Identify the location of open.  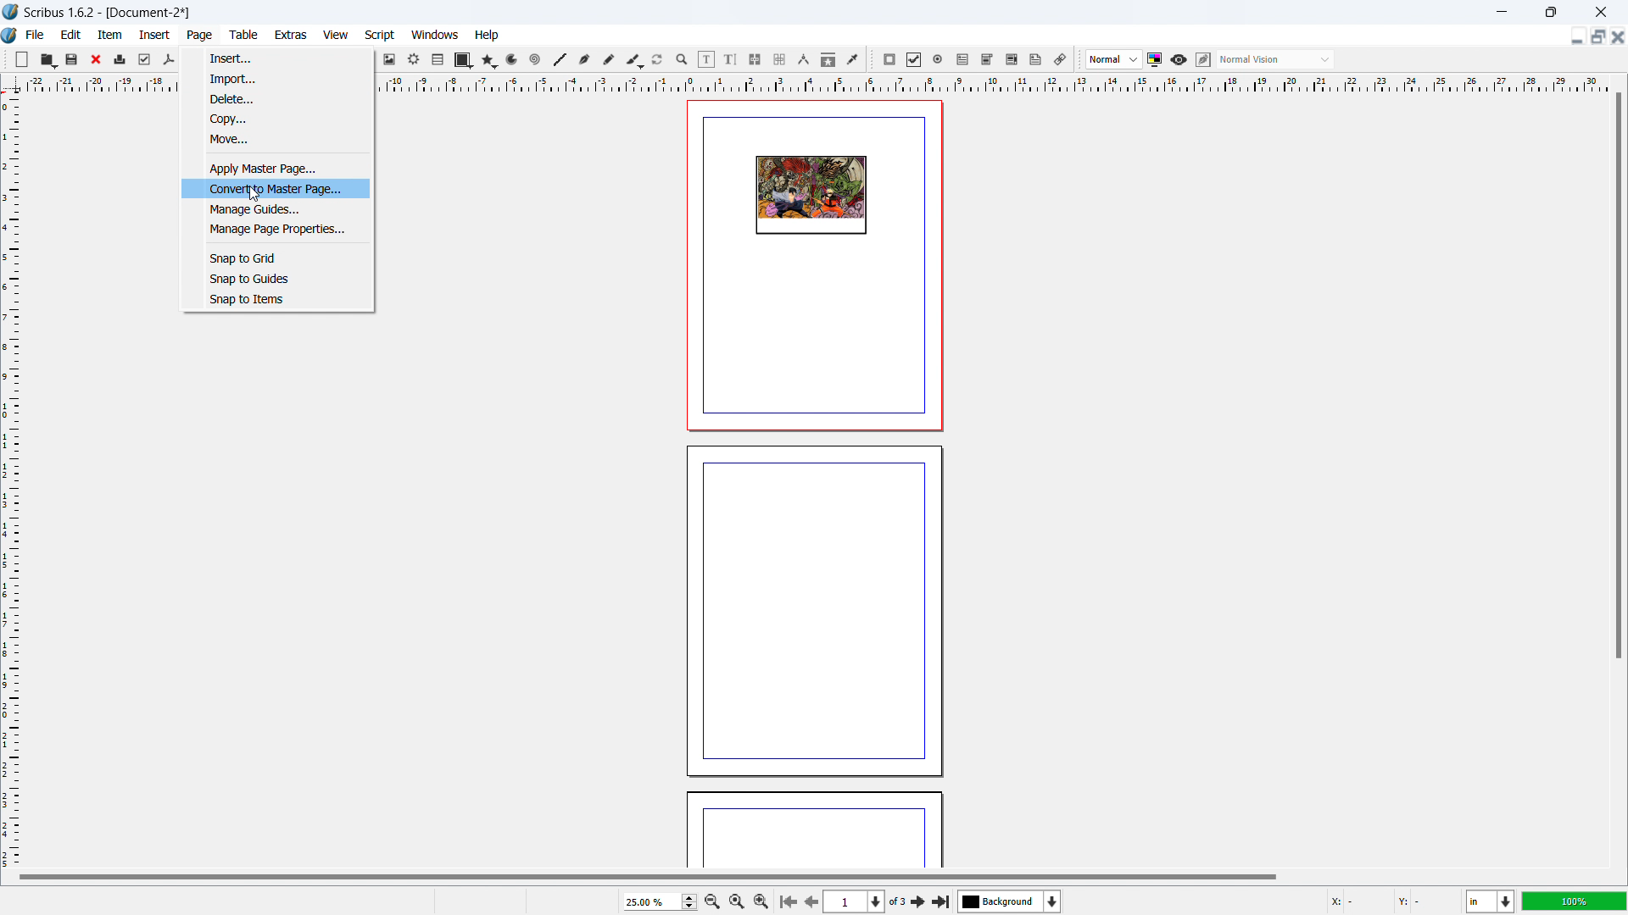
(47, 59).